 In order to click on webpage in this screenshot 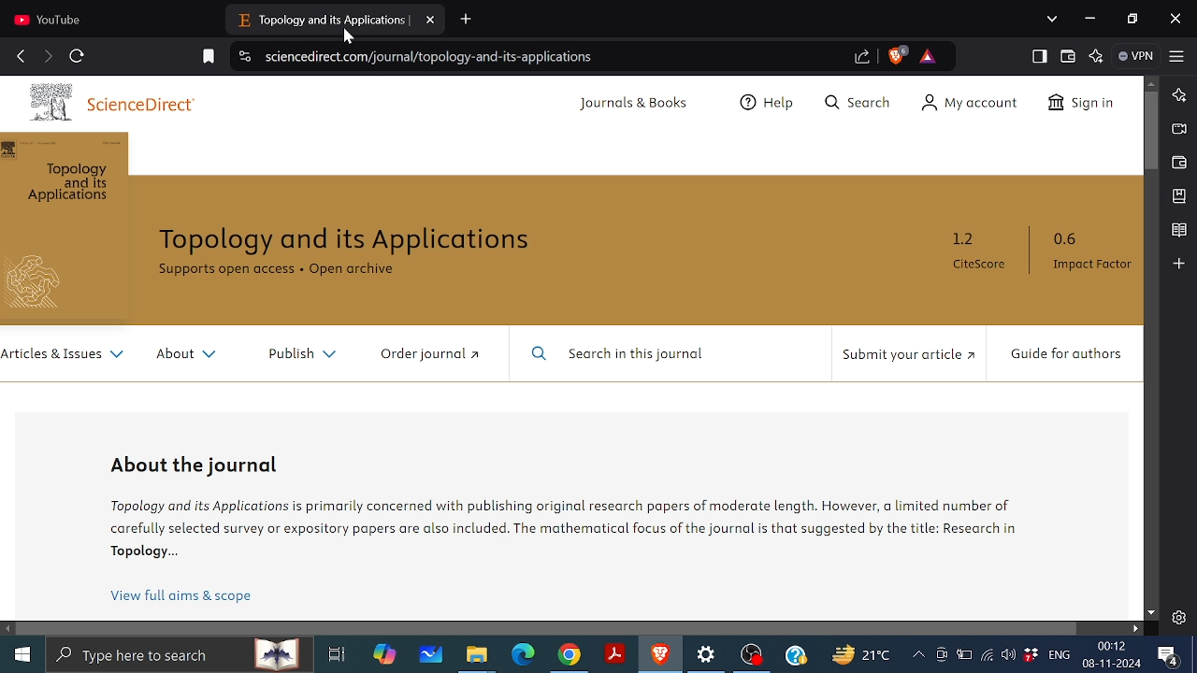, I will do `click(571, 348)`.